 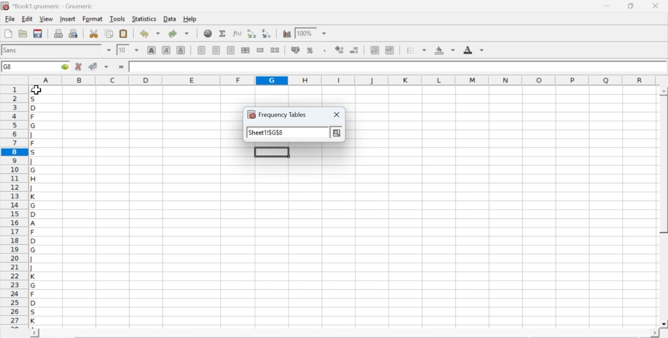 I want to click on view, so click(x=46, y=18).